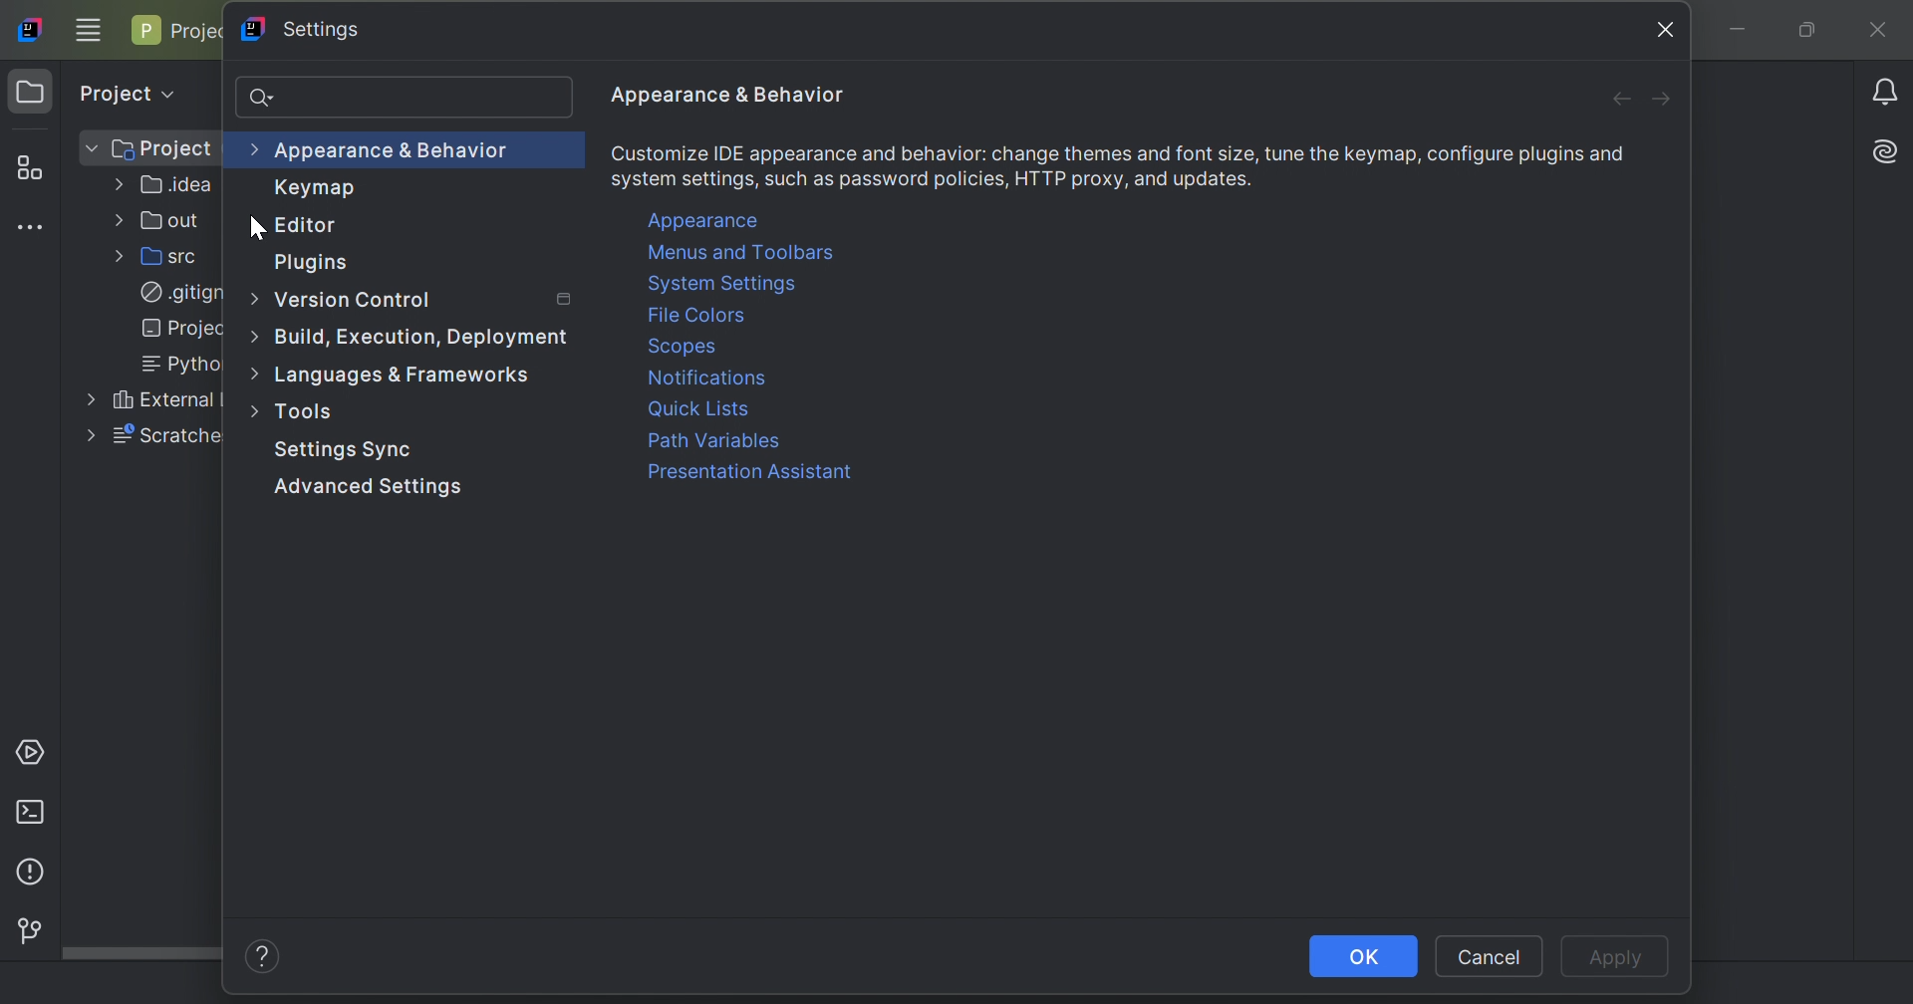  What do you see at coordinates (741, 256) in the screenshot?
I see `Menus and Toolbars` at bounding box center [741, 256].